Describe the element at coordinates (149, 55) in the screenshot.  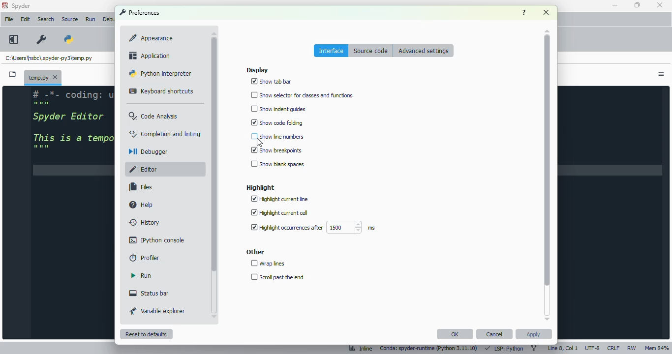
I see `application ` at that location.